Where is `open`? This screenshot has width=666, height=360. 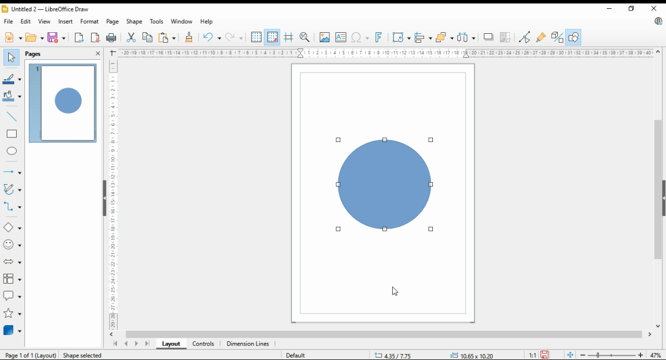
open is located at coordinates (34, 37).